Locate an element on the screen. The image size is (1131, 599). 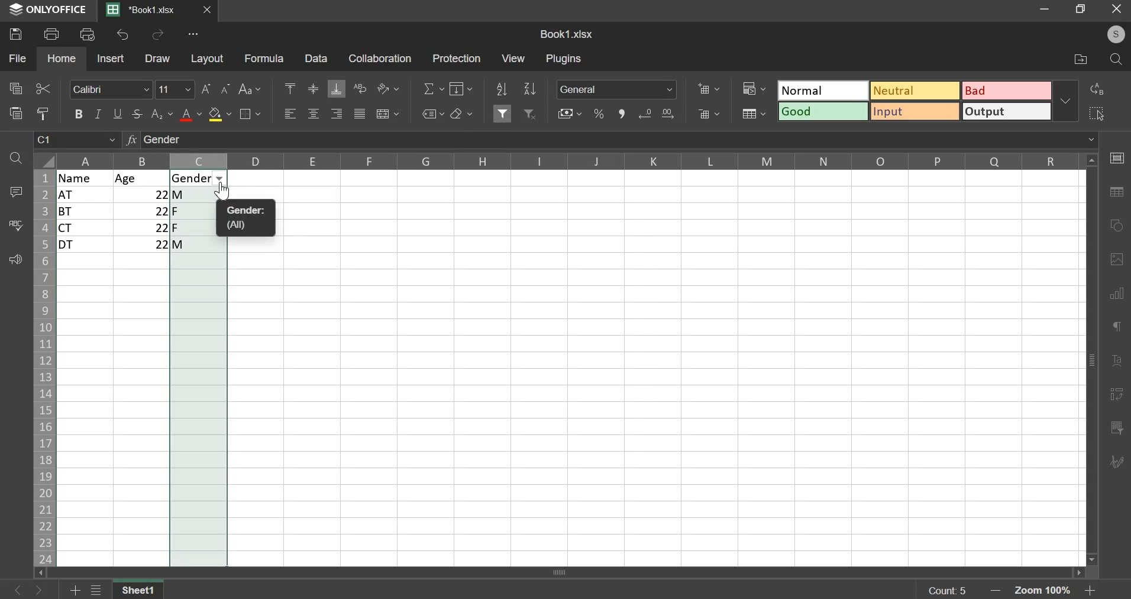
gender (all) is located at coordinates (250, 218).